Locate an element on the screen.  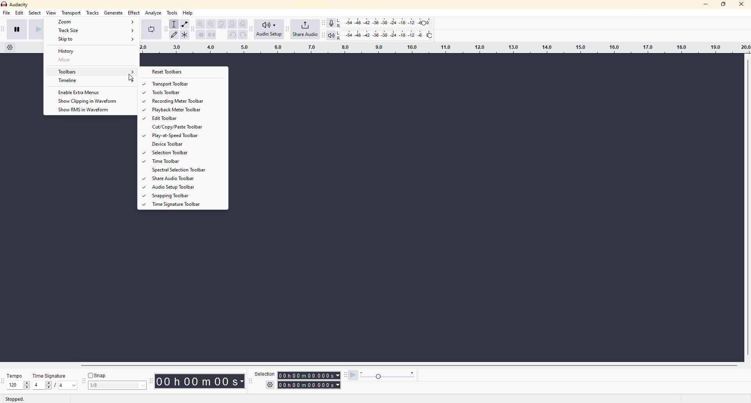
spectral selection toolbar is located at coordinates (179, 170).